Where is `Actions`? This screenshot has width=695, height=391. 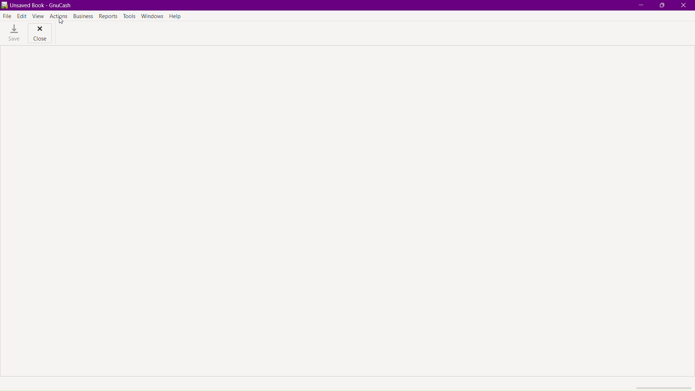
Actions is located at coordinates (58, 16).